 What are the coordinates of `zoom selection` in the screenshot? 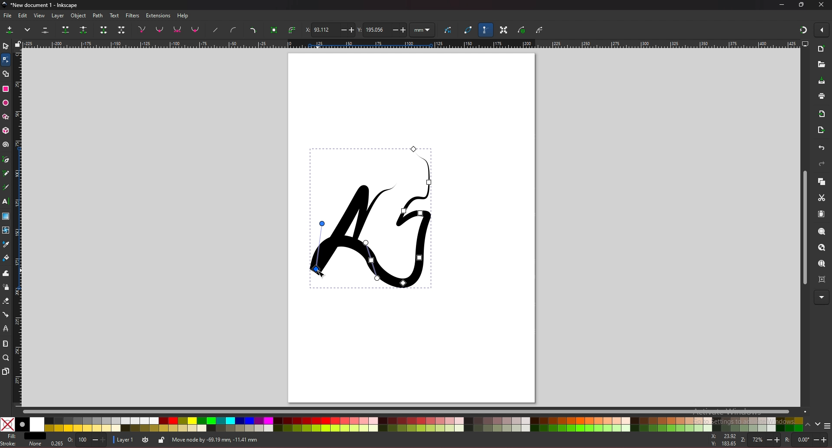 It's located at (821, 232).